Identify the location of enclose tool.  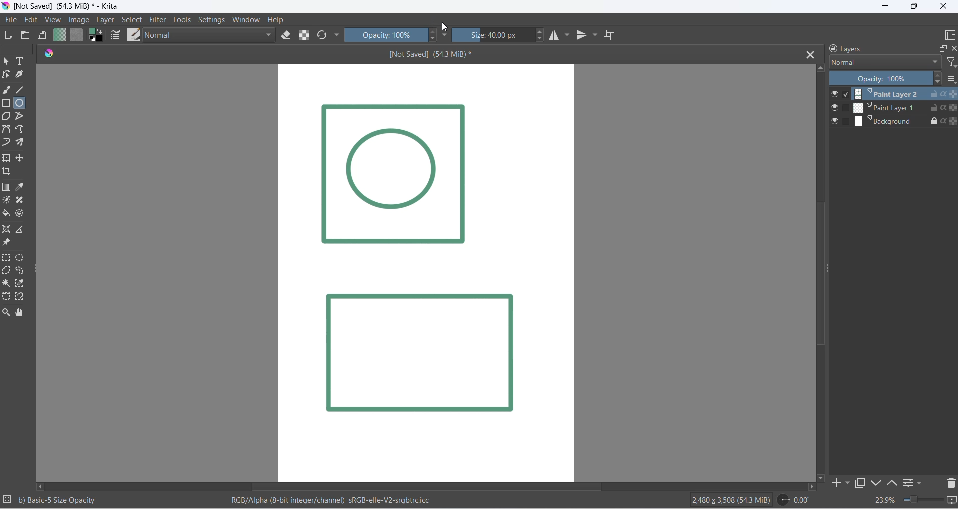
(22, 214).